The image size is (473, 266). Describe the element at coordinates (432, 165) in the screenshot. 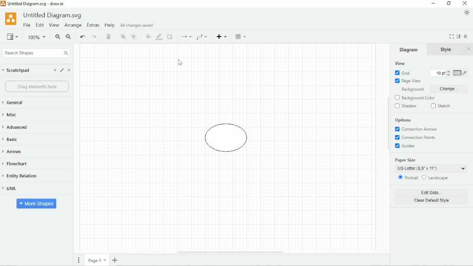

I see `Paper Size: US Letter (8.5' x 11')` at that location.